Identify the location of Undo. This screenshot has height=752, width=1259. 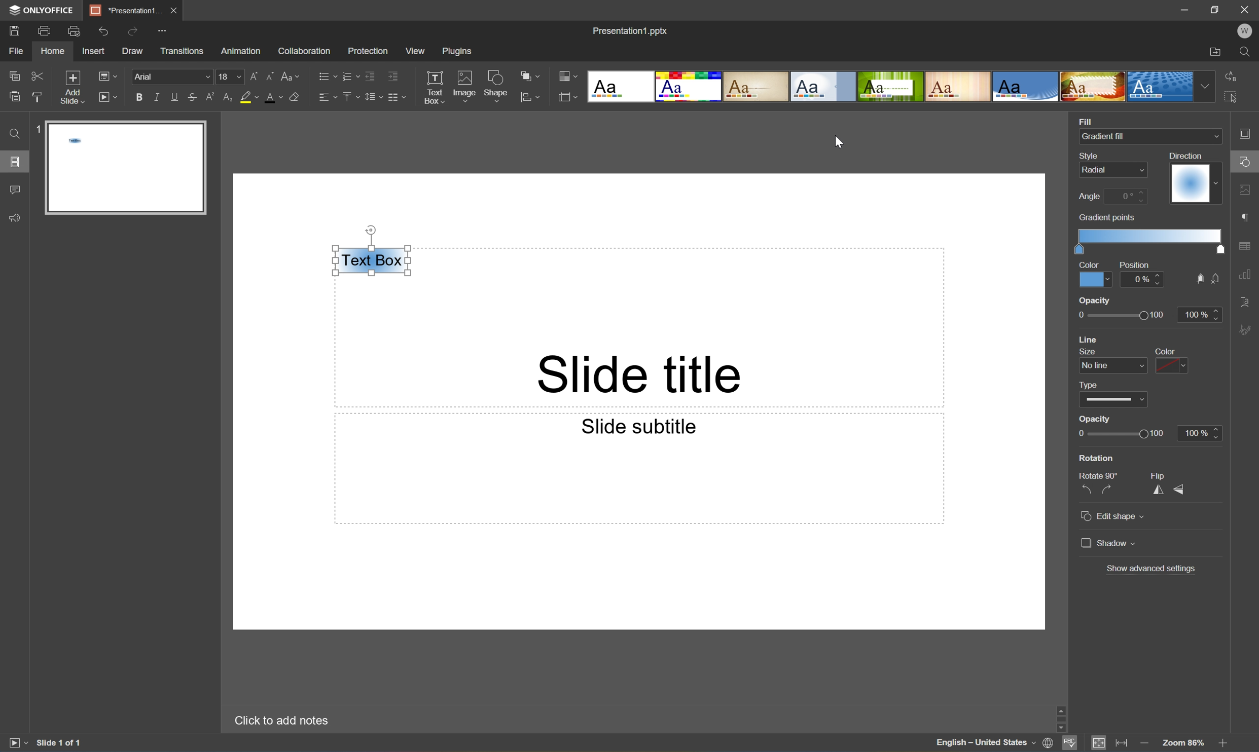
(105, 32).